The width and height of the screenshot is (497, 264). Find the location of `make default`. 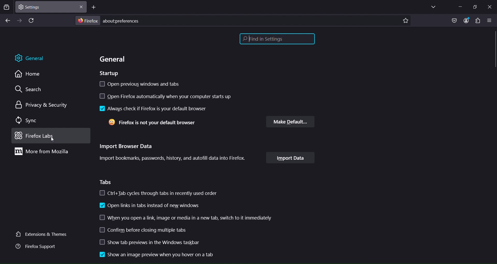

make default is located at coordinates (291, 122).